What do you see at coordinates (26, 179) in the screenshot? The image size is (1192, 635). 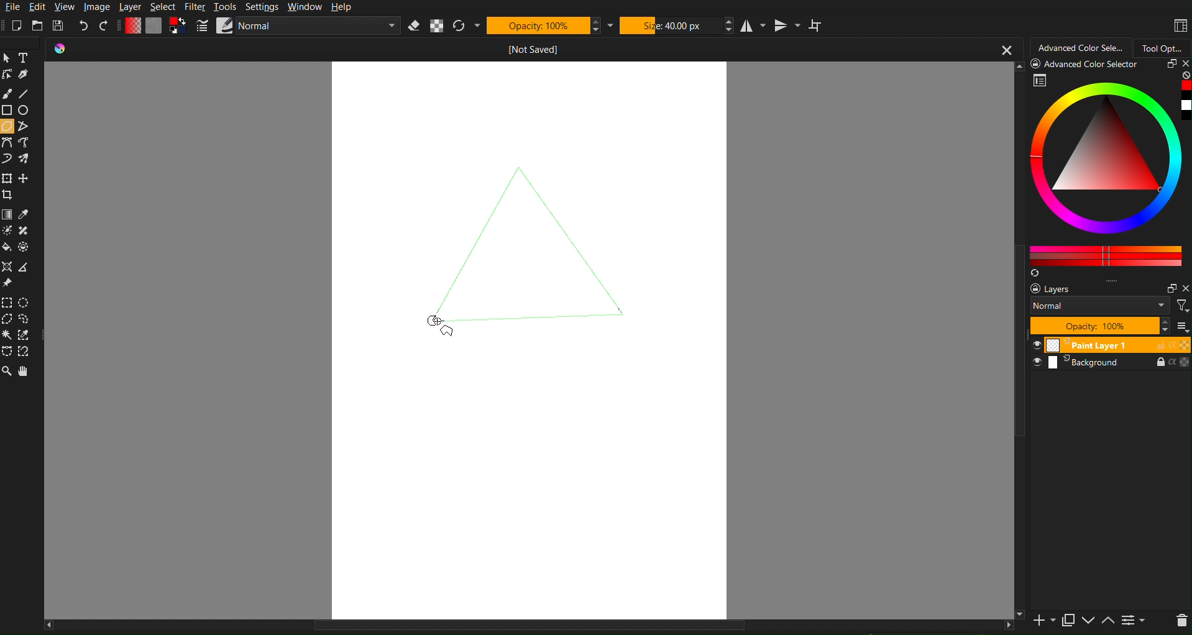 I see `move a layer` at bounding box center [26, 179].